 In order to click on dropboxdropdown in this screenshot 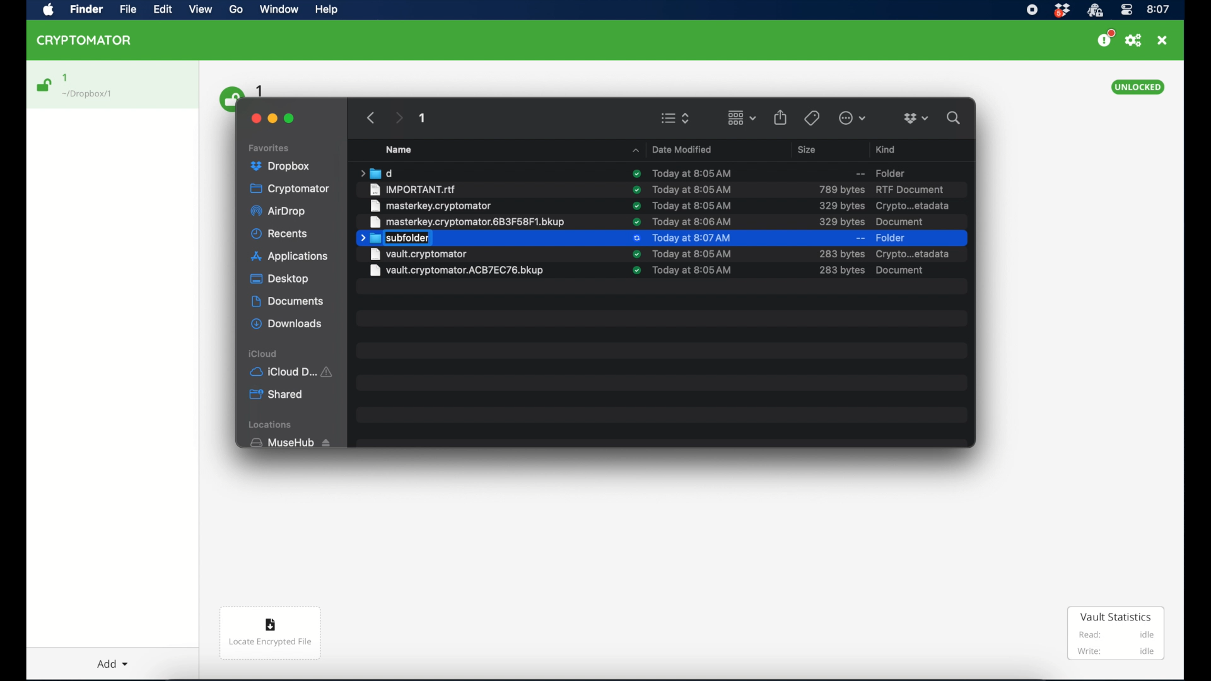, I will do `click(916, 119)`.